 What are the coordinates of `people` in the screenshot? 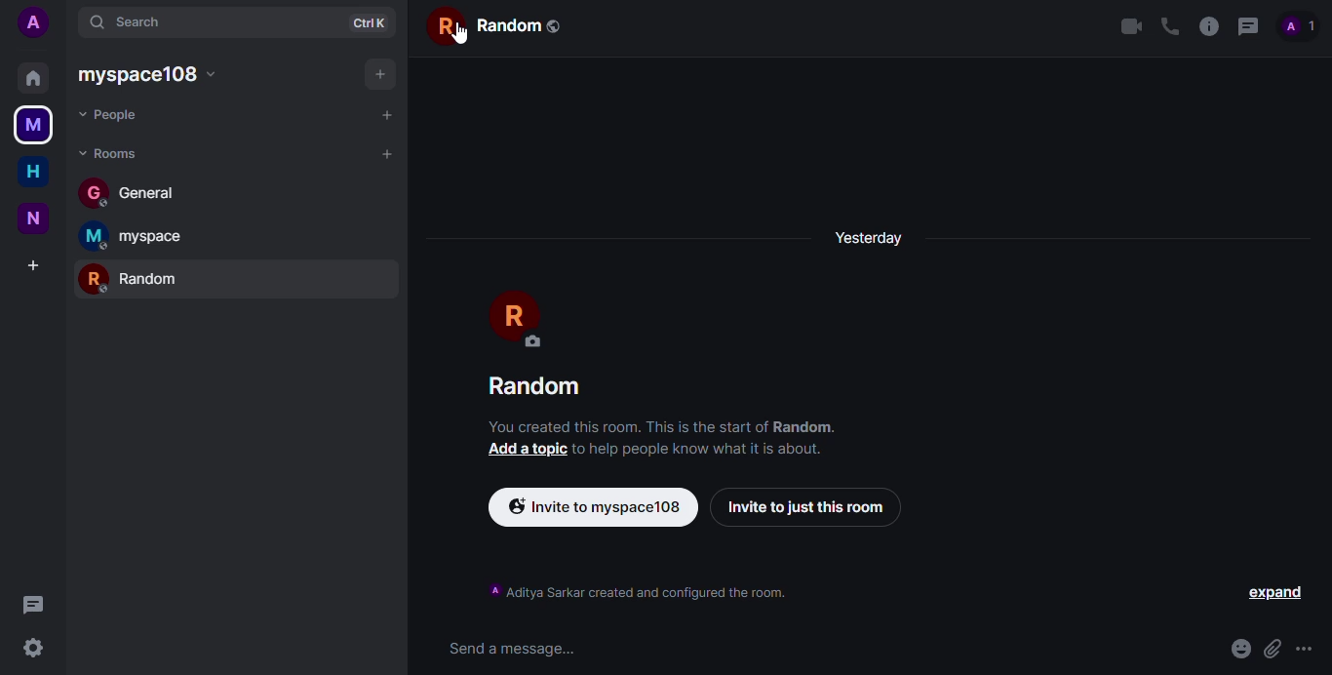 It's located at (1299, 26).